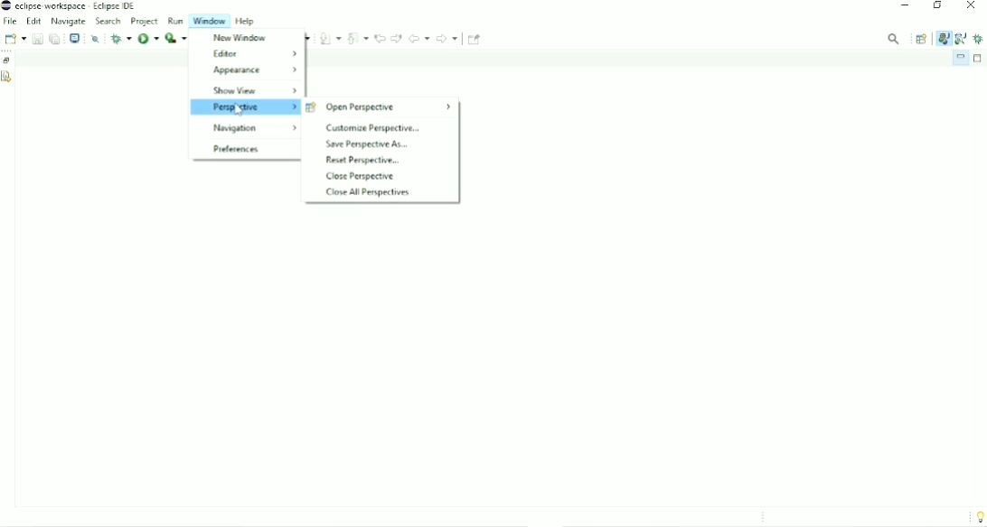  What do you see at coordinates (367, 192) in the screenshot?
I see `Close All Perspectives` at bounding box center [367, 192].